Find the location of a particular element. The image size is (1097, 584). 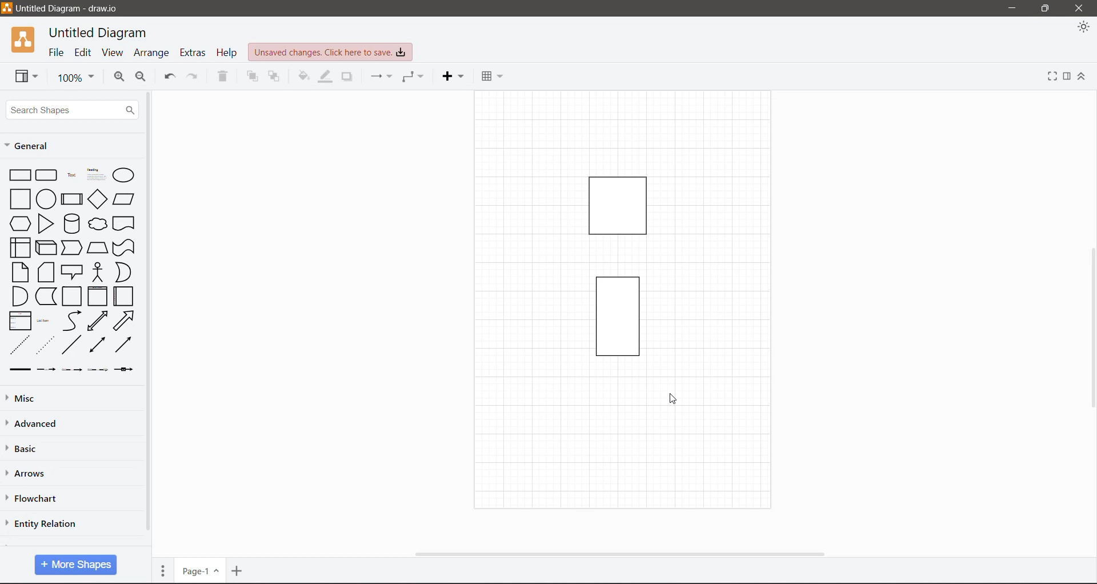

Insert Page is located at coordinates (238, 570).